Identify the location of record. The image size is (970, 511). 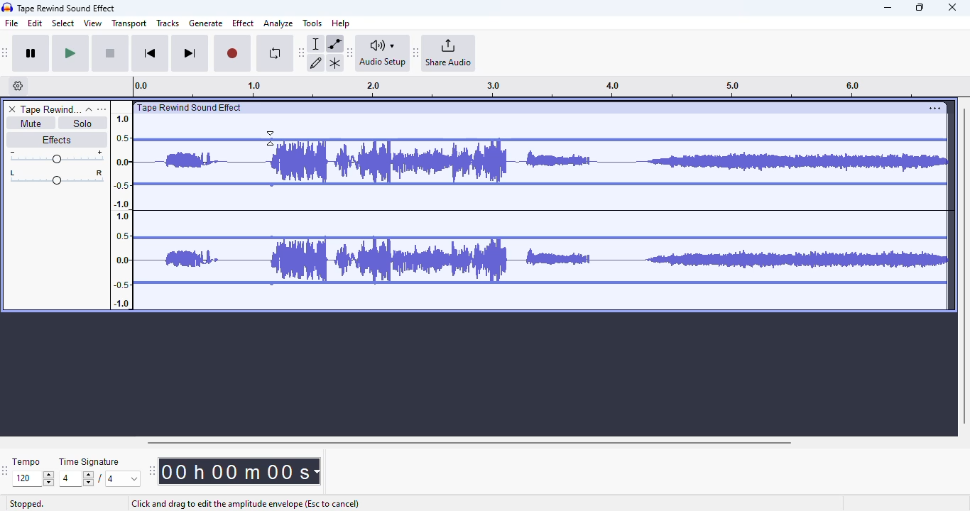
(232, 54).